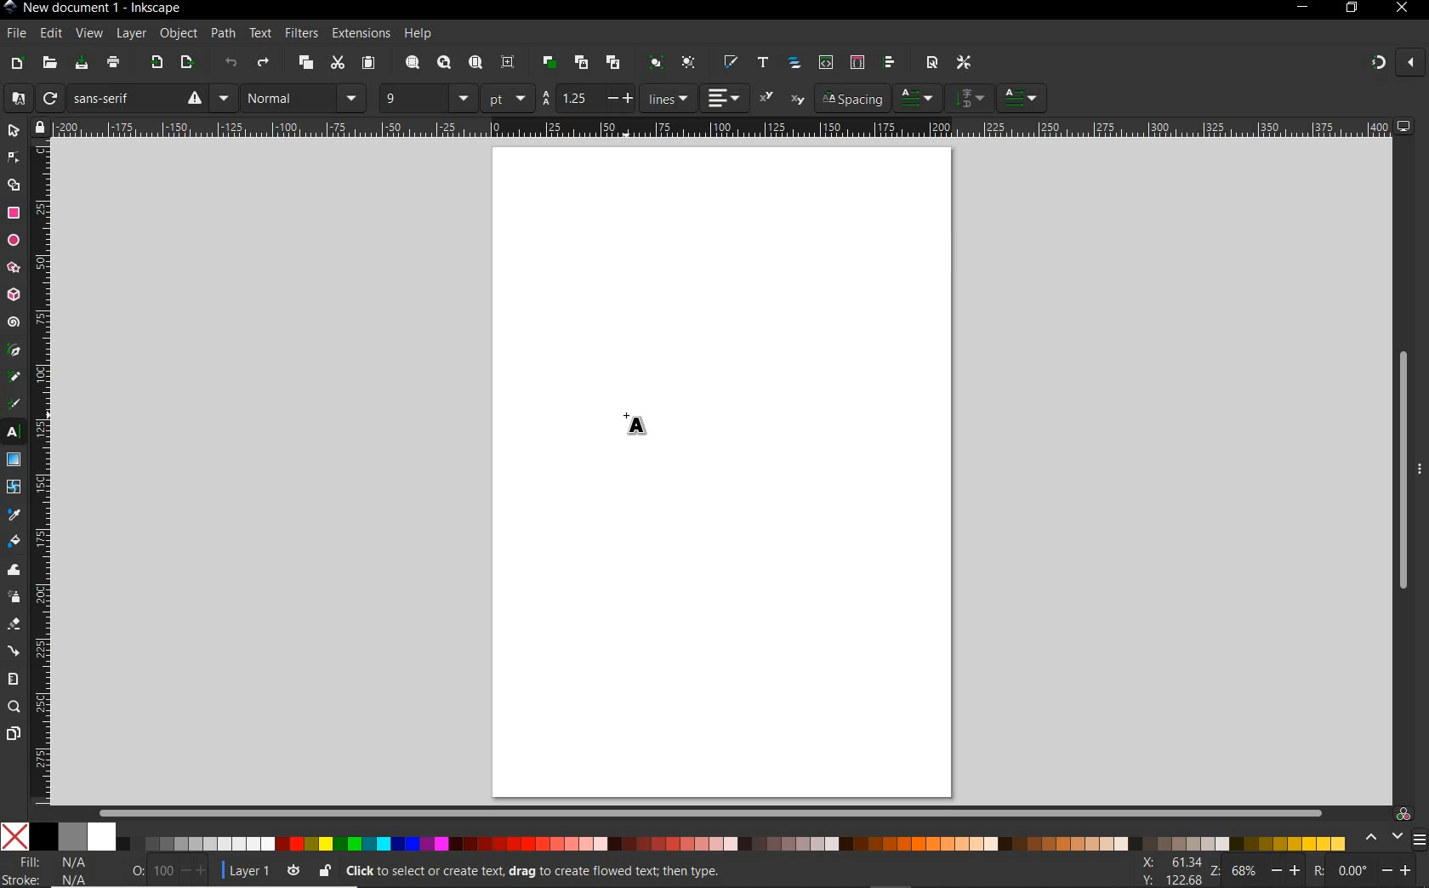 This screenshot has width=1429, height=888. Describe the element at coordinates (353, 98) in the screenshot. I see `menu` at that location.